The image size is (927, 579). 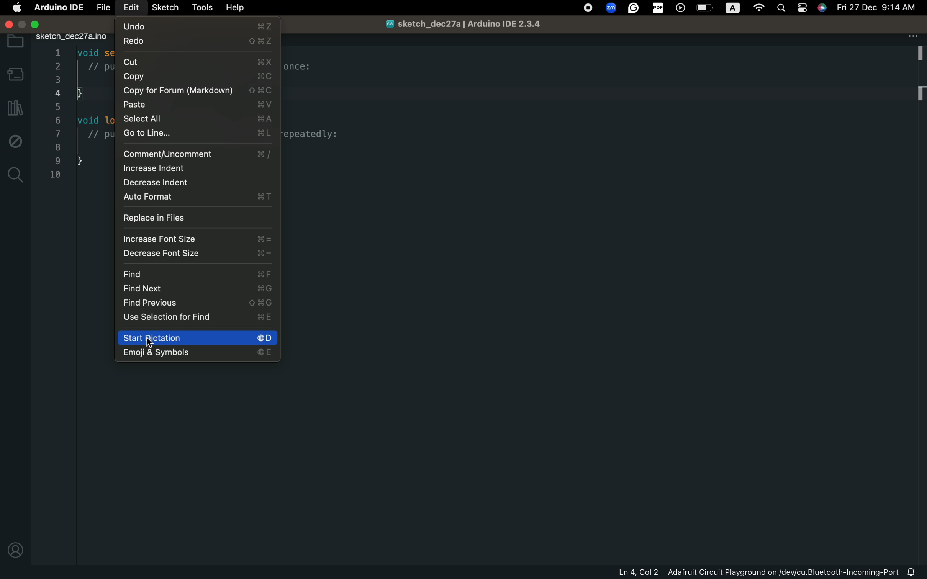 What do you see at coordinates (22, 24) in the screenshot?
I see `windows control` at bounding box center [22, 24].